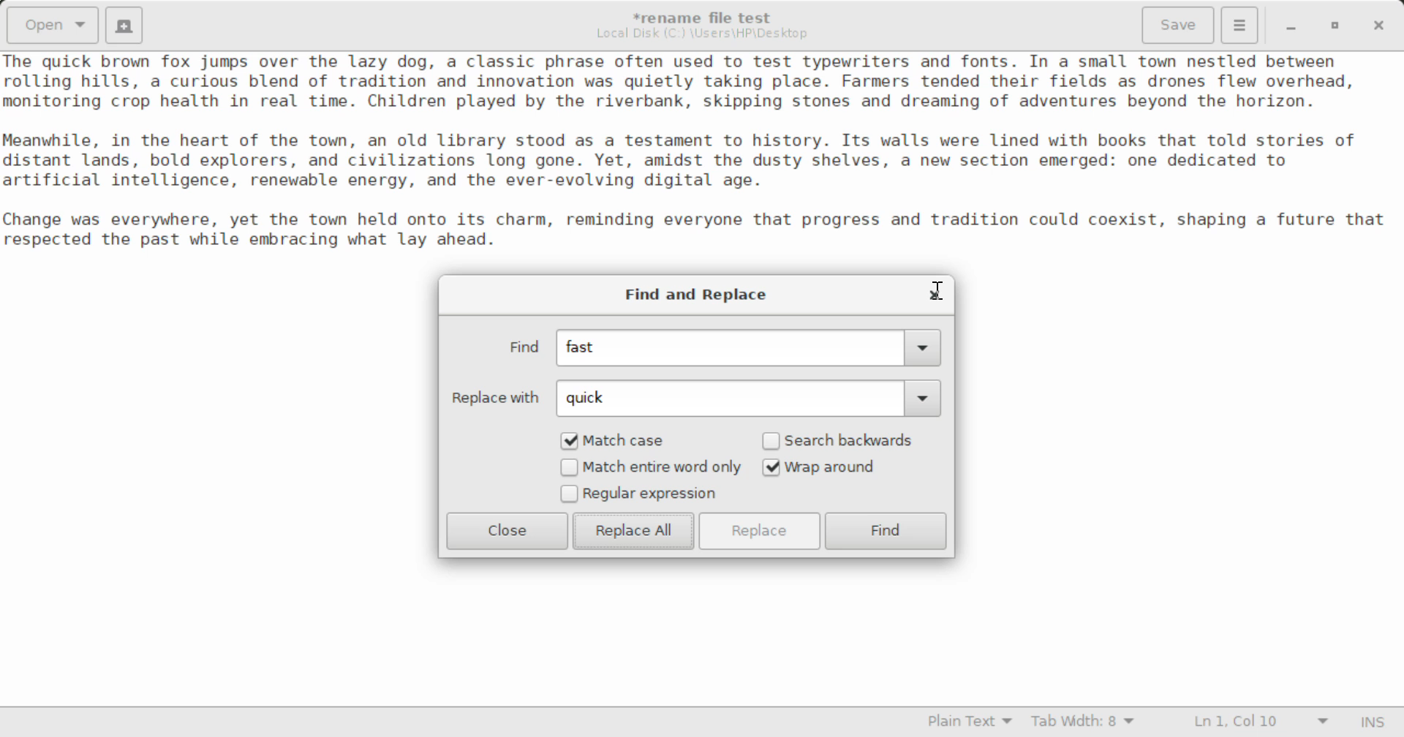 The width and height of the screenshot is (1404, 737). What do you see at coordinates (1337, 25) in the screenshot?
I see `Minimize` at bounding box center [1337, 25].